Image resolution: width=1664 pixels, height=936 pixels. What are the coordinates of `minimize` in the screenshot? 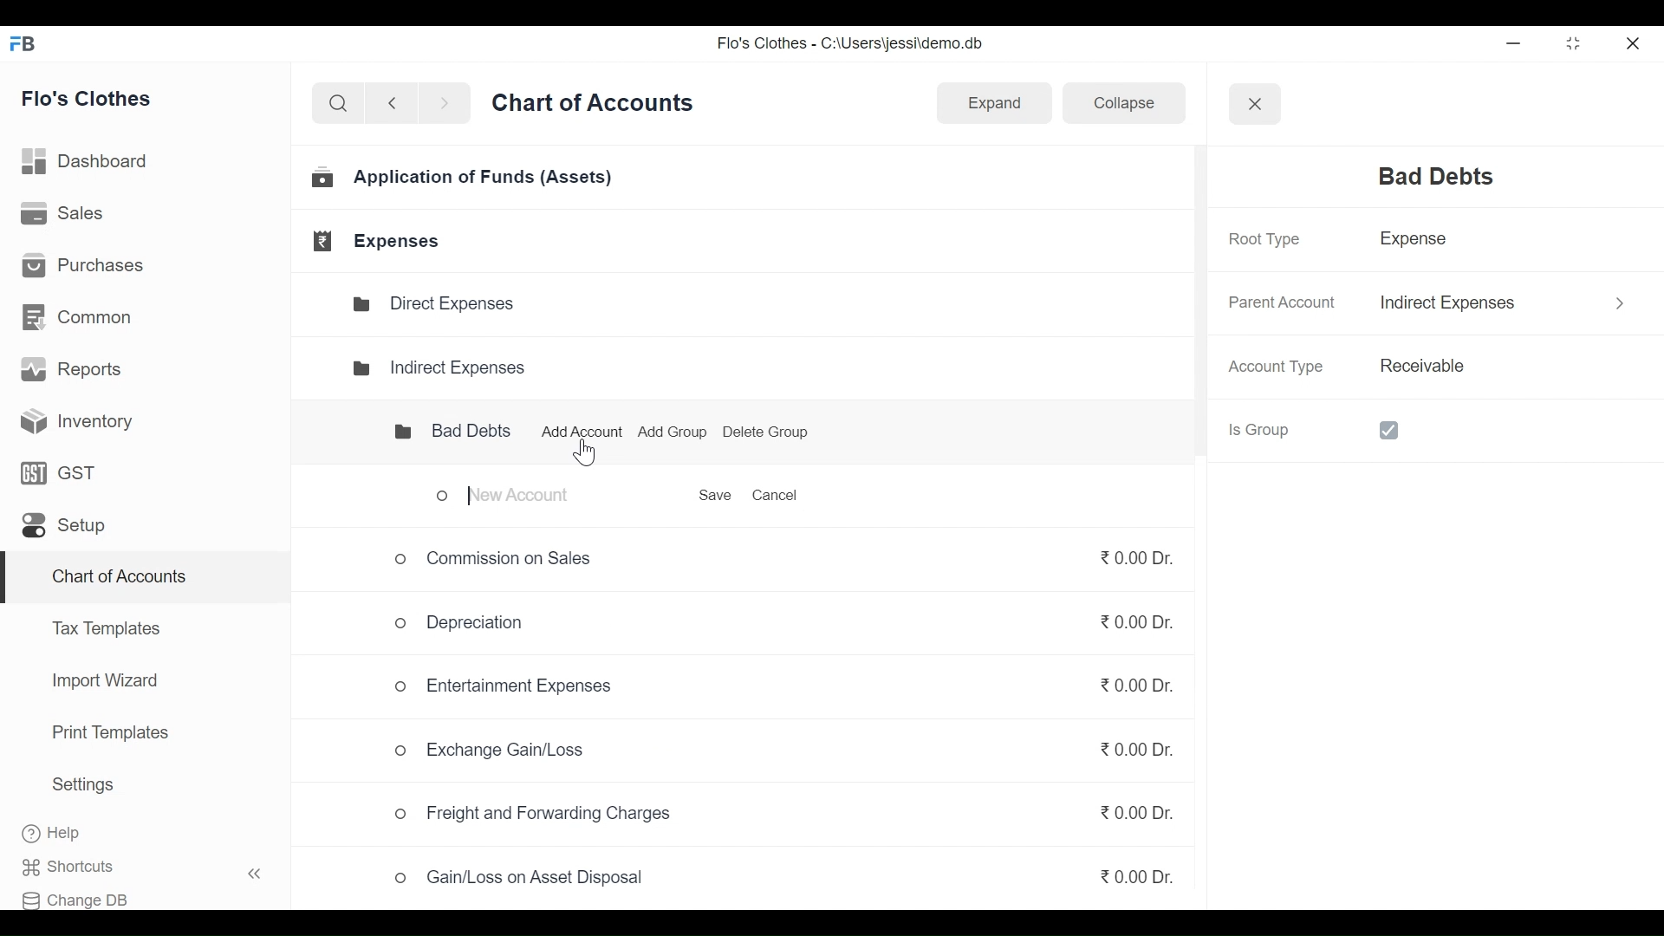 It's located at (1517, 43).